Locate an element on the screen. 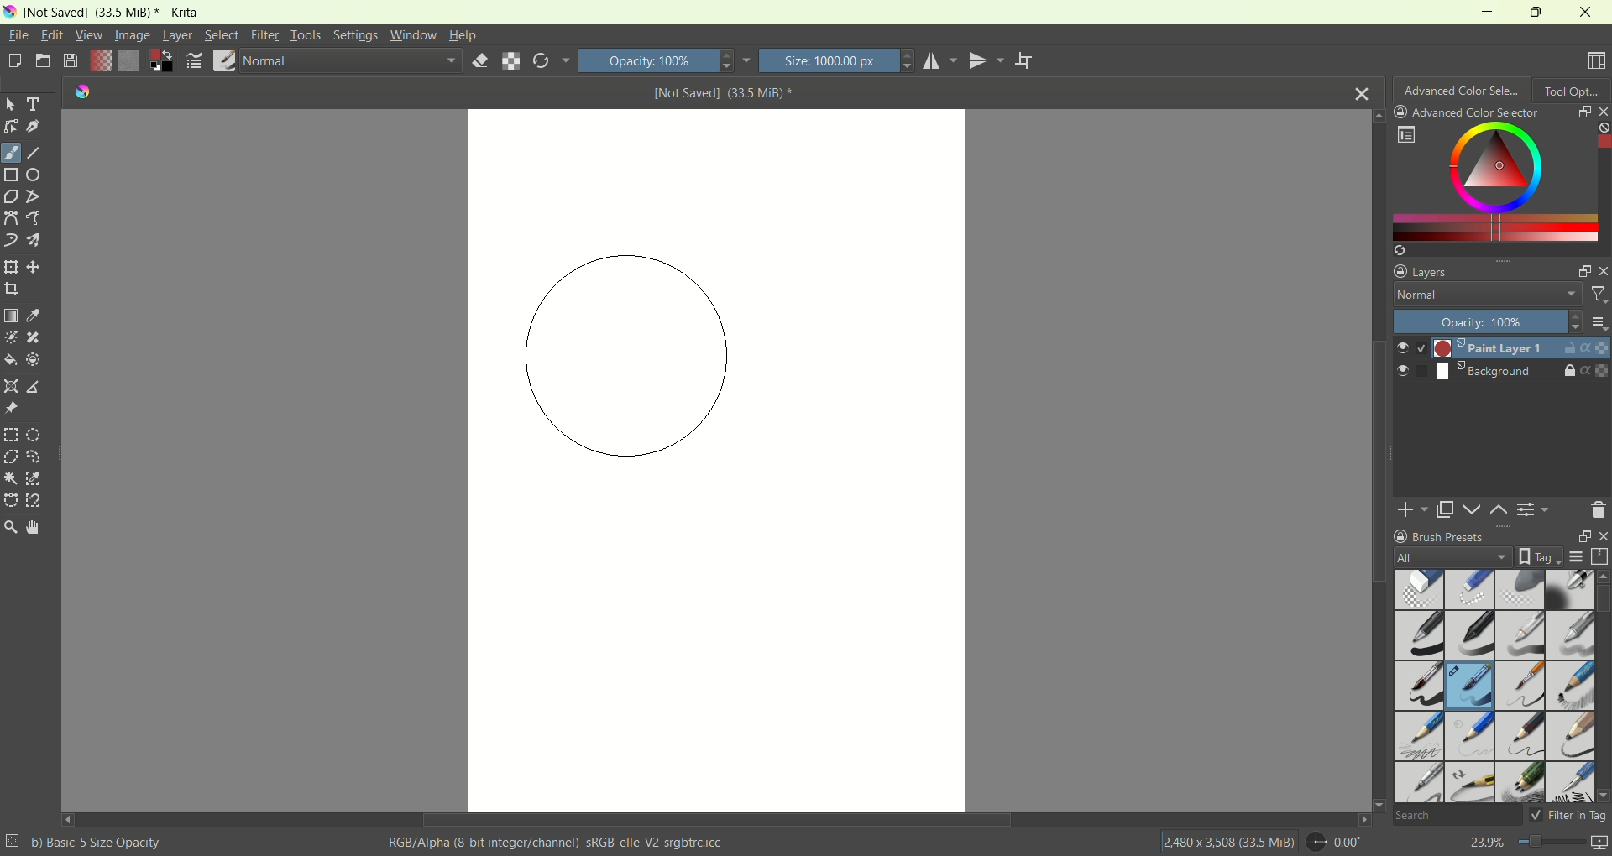  vertical mirror tool is located at coordinates (989, 60).